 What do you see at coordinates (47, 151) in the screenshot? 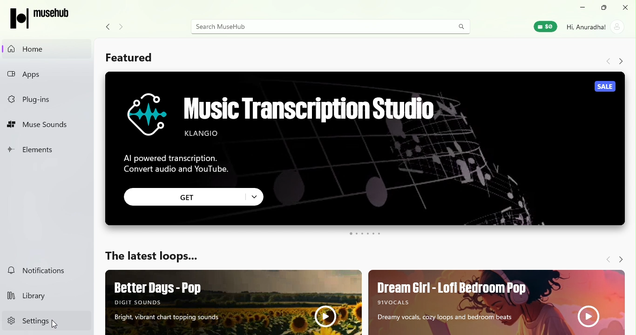
I see `Elements` at bounding box center [47, 151].